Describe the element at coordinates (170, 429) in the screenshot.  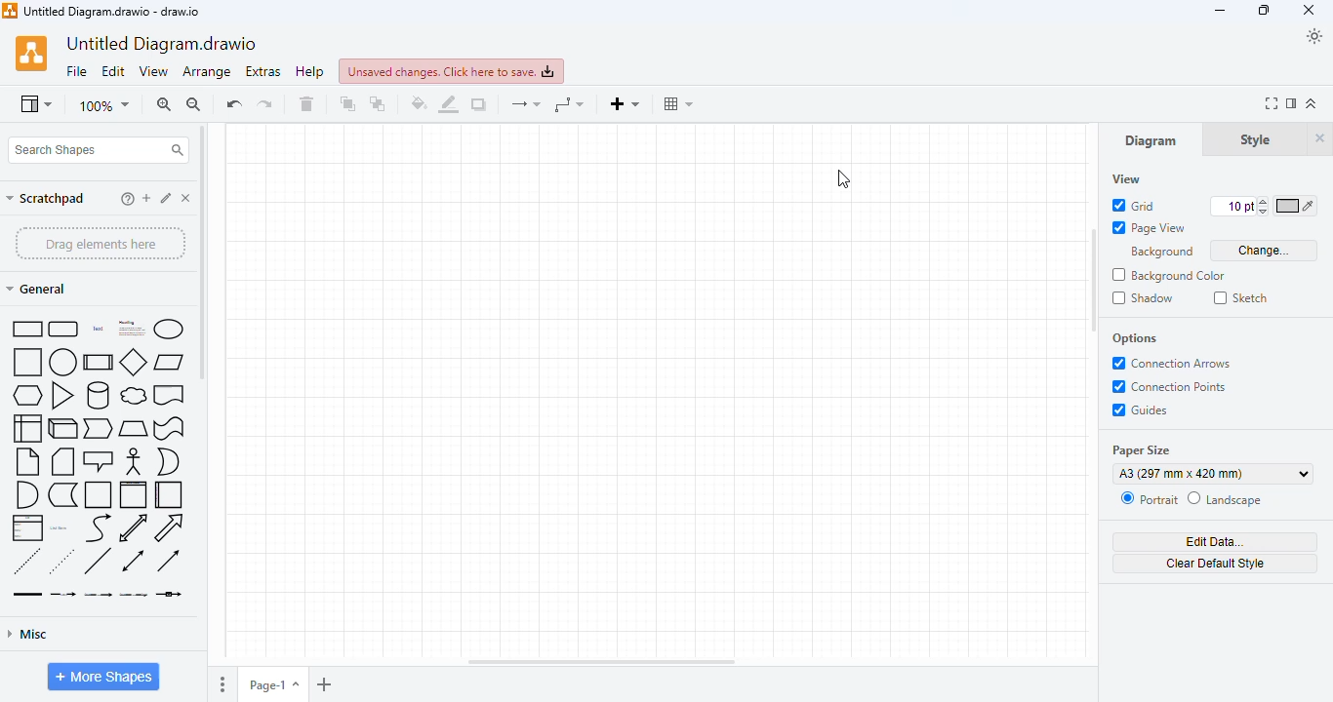
I see `tape` at that location.